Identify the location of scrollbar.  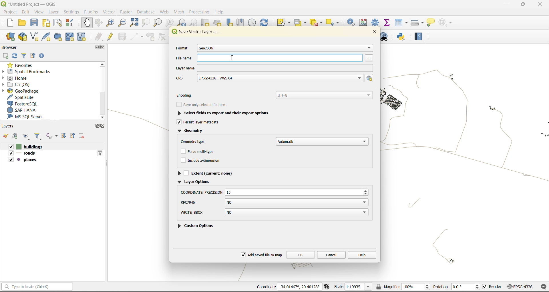
(102, 91).